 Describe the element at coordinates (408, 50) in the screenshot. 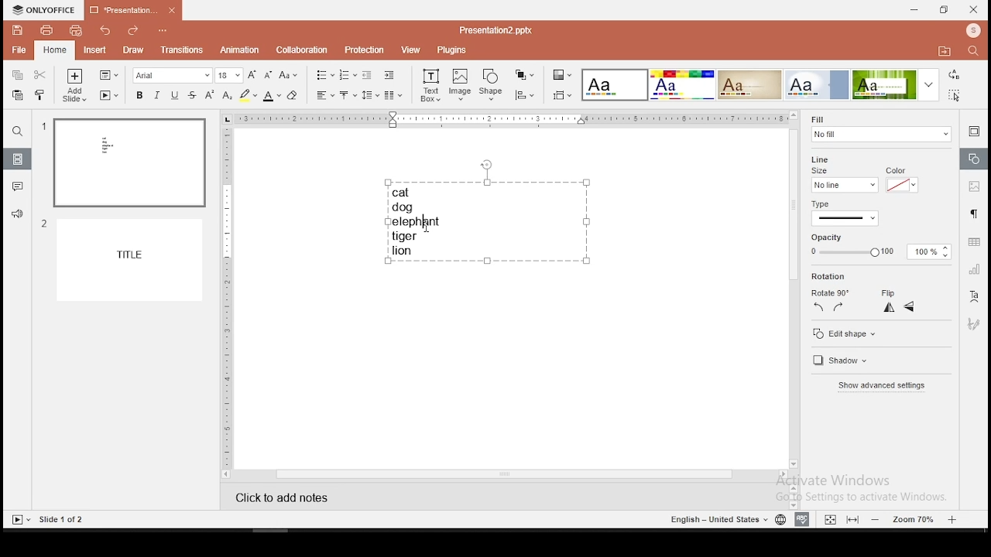

I see `view` at that location.